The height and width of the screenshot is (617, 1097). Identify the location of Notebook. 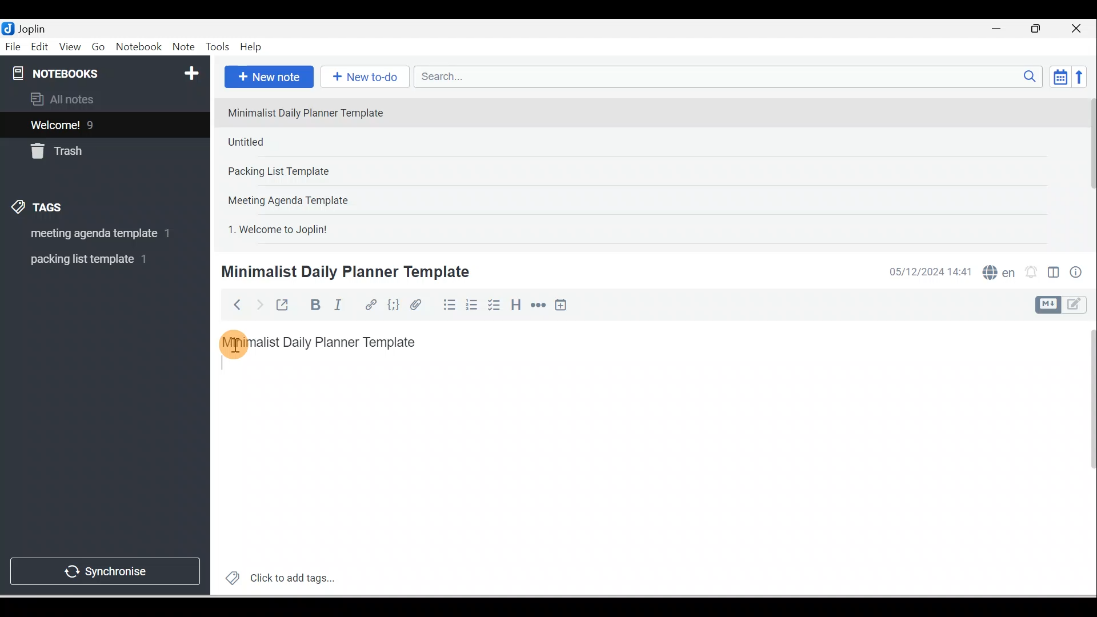
(138, 47).